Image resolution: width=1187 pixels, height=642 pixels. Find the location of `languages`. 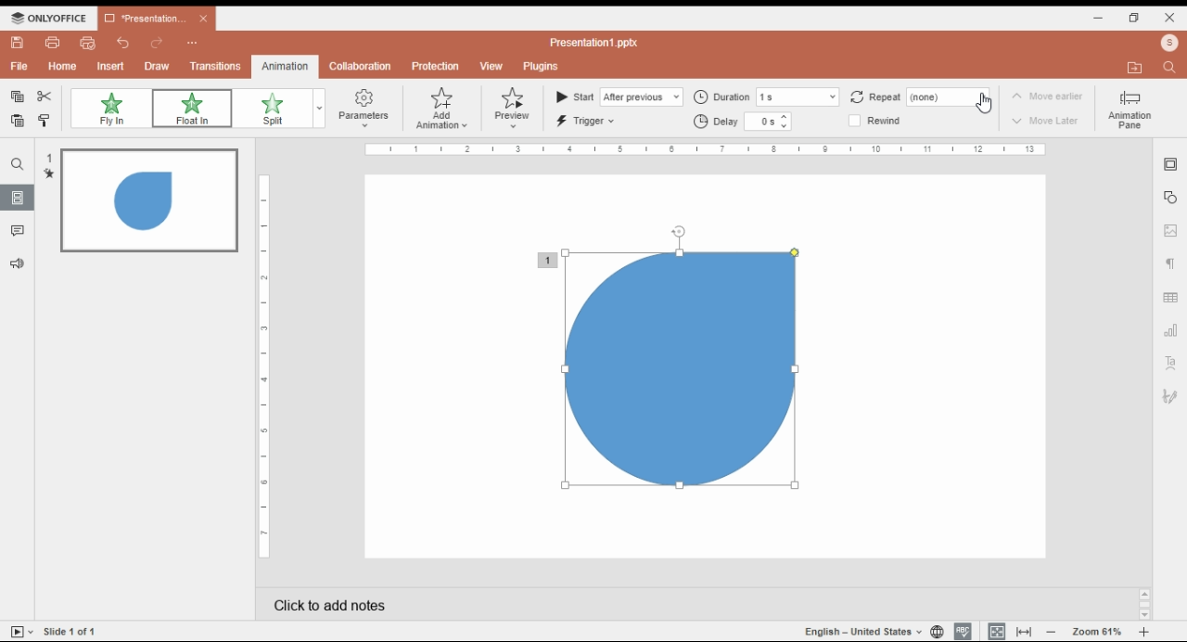

languages is located at coordinates (863, 631).